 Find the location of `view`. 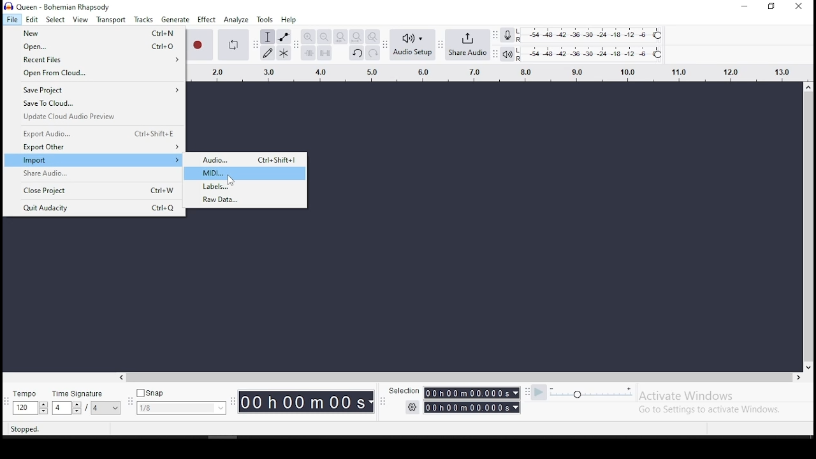

view is located at coordinates (81, 20).